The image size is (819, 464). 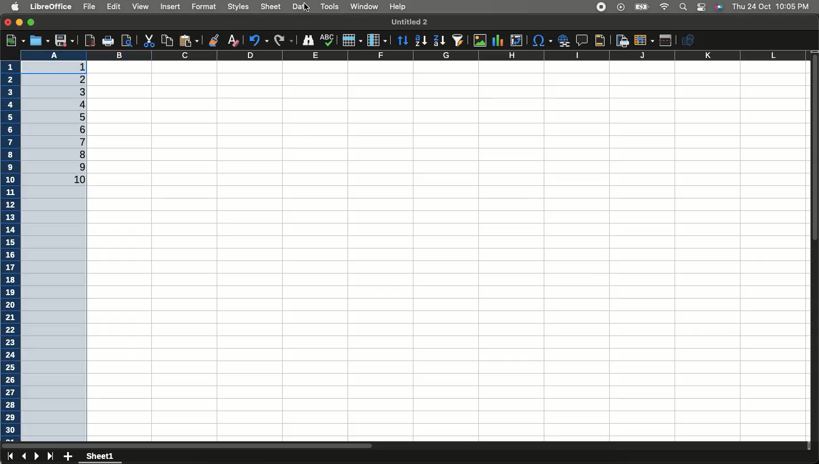 I want to click on View, so click(x=140, y=6).